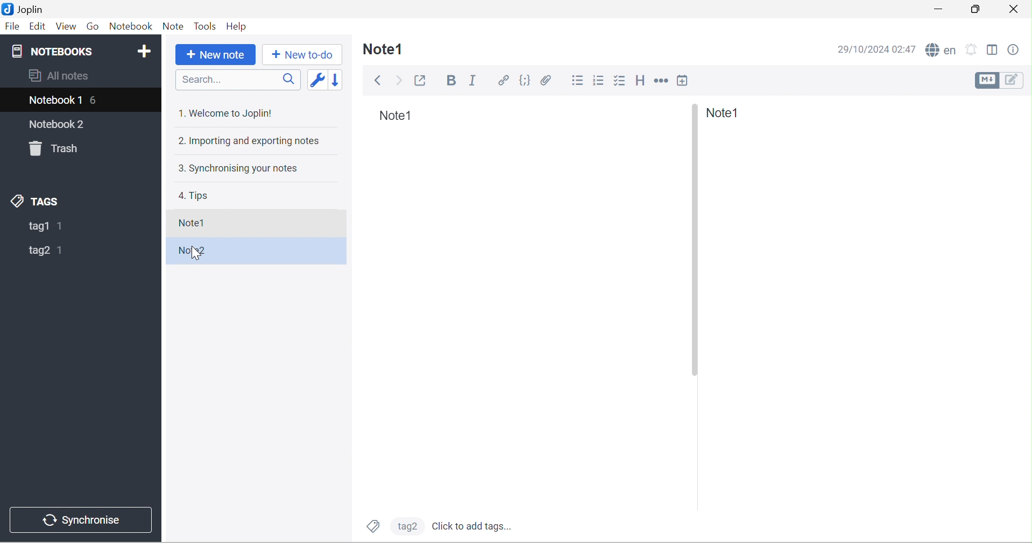 This screenshot has height=543, width=1032. Describe the element at coordinates (1016, 10) in the screenshot. I see `Close` at that location.